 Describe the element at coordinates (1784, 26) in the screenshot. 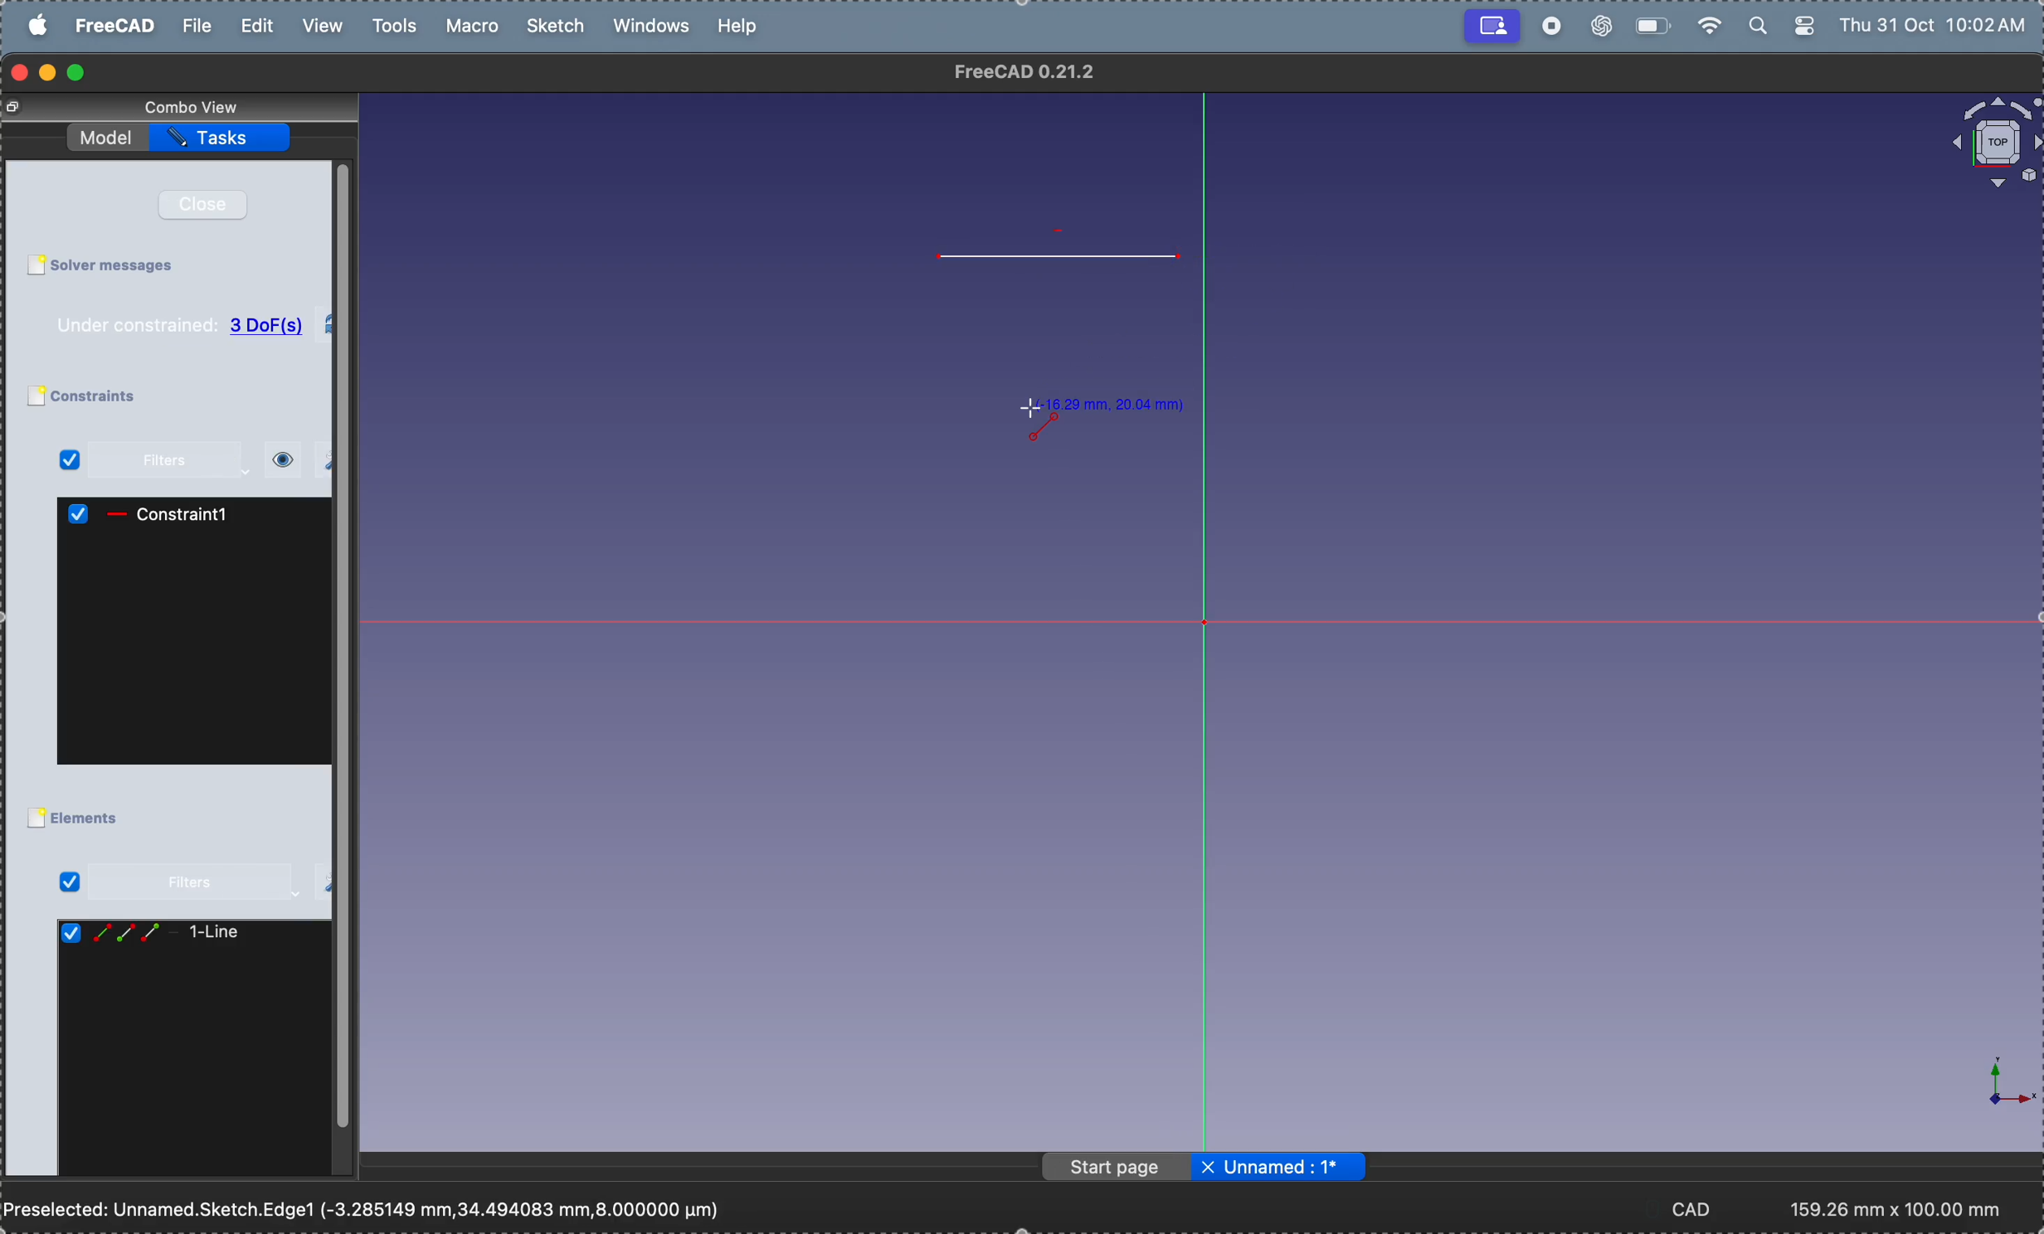

I see `apple widgets` at that location.